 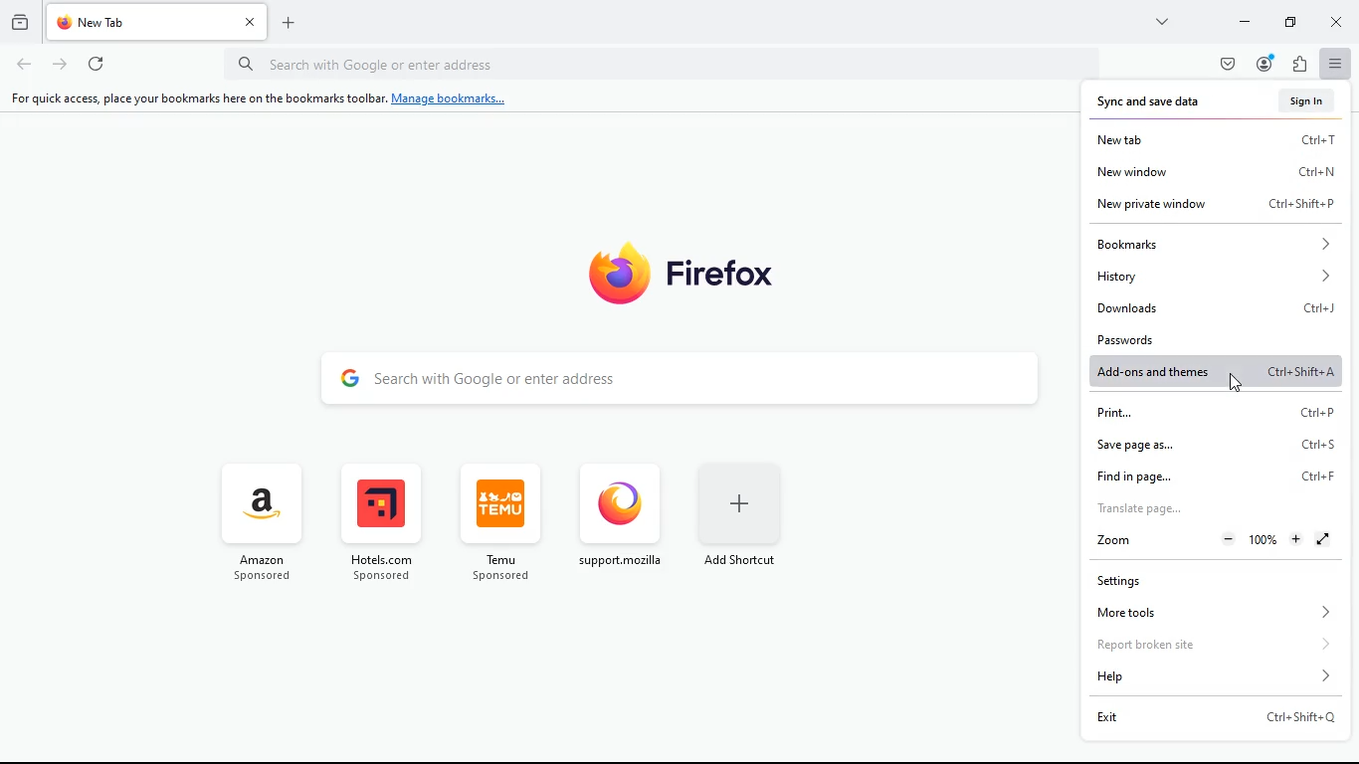 What do you see at coordinates (268, 524) in the screenshot?
I see `amazon` at bounding box center [268, 524].